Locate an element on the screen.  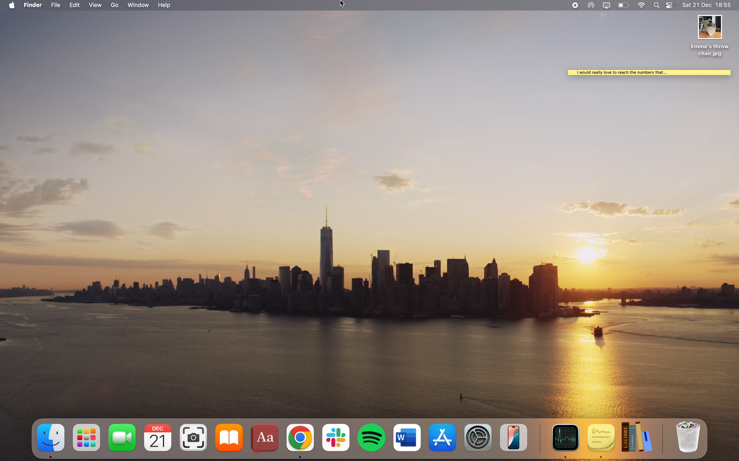
view is located at coordinates (97, 5).